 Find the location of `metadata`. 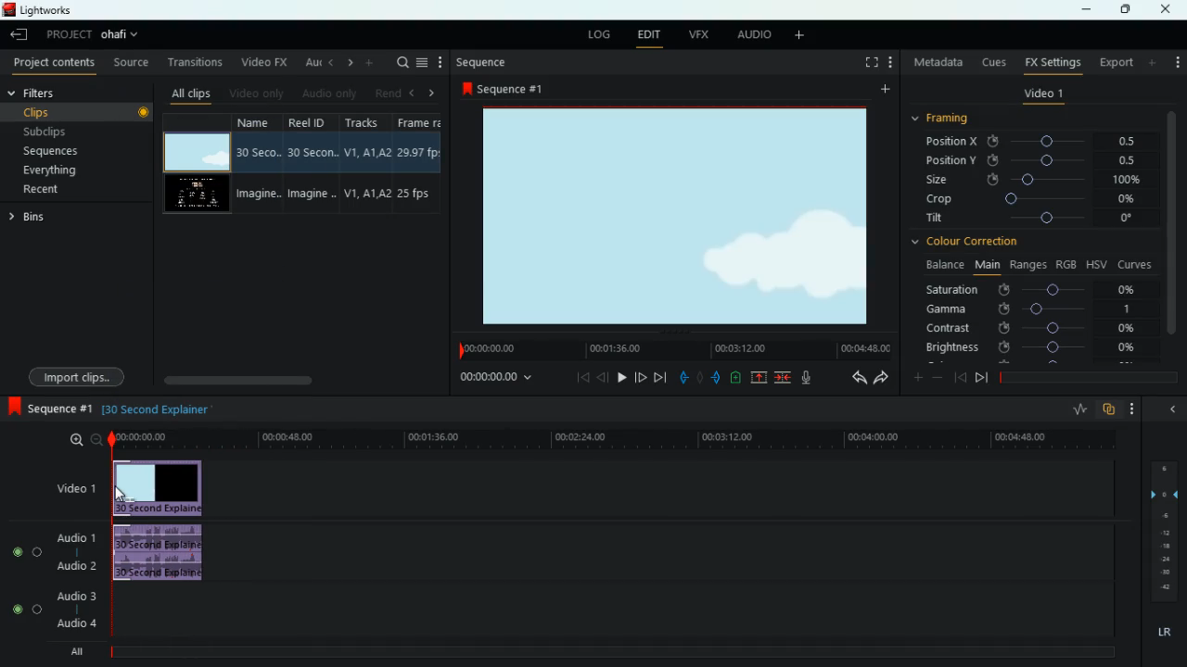

metadata is located at coordinates (935, 61).